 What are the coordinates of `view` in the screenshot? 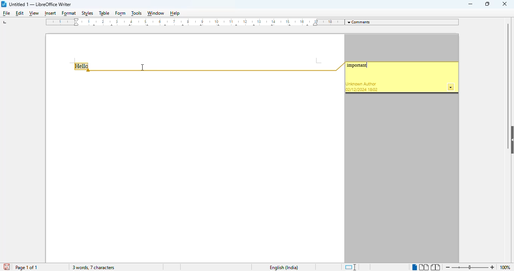 It's located at (34, 14).